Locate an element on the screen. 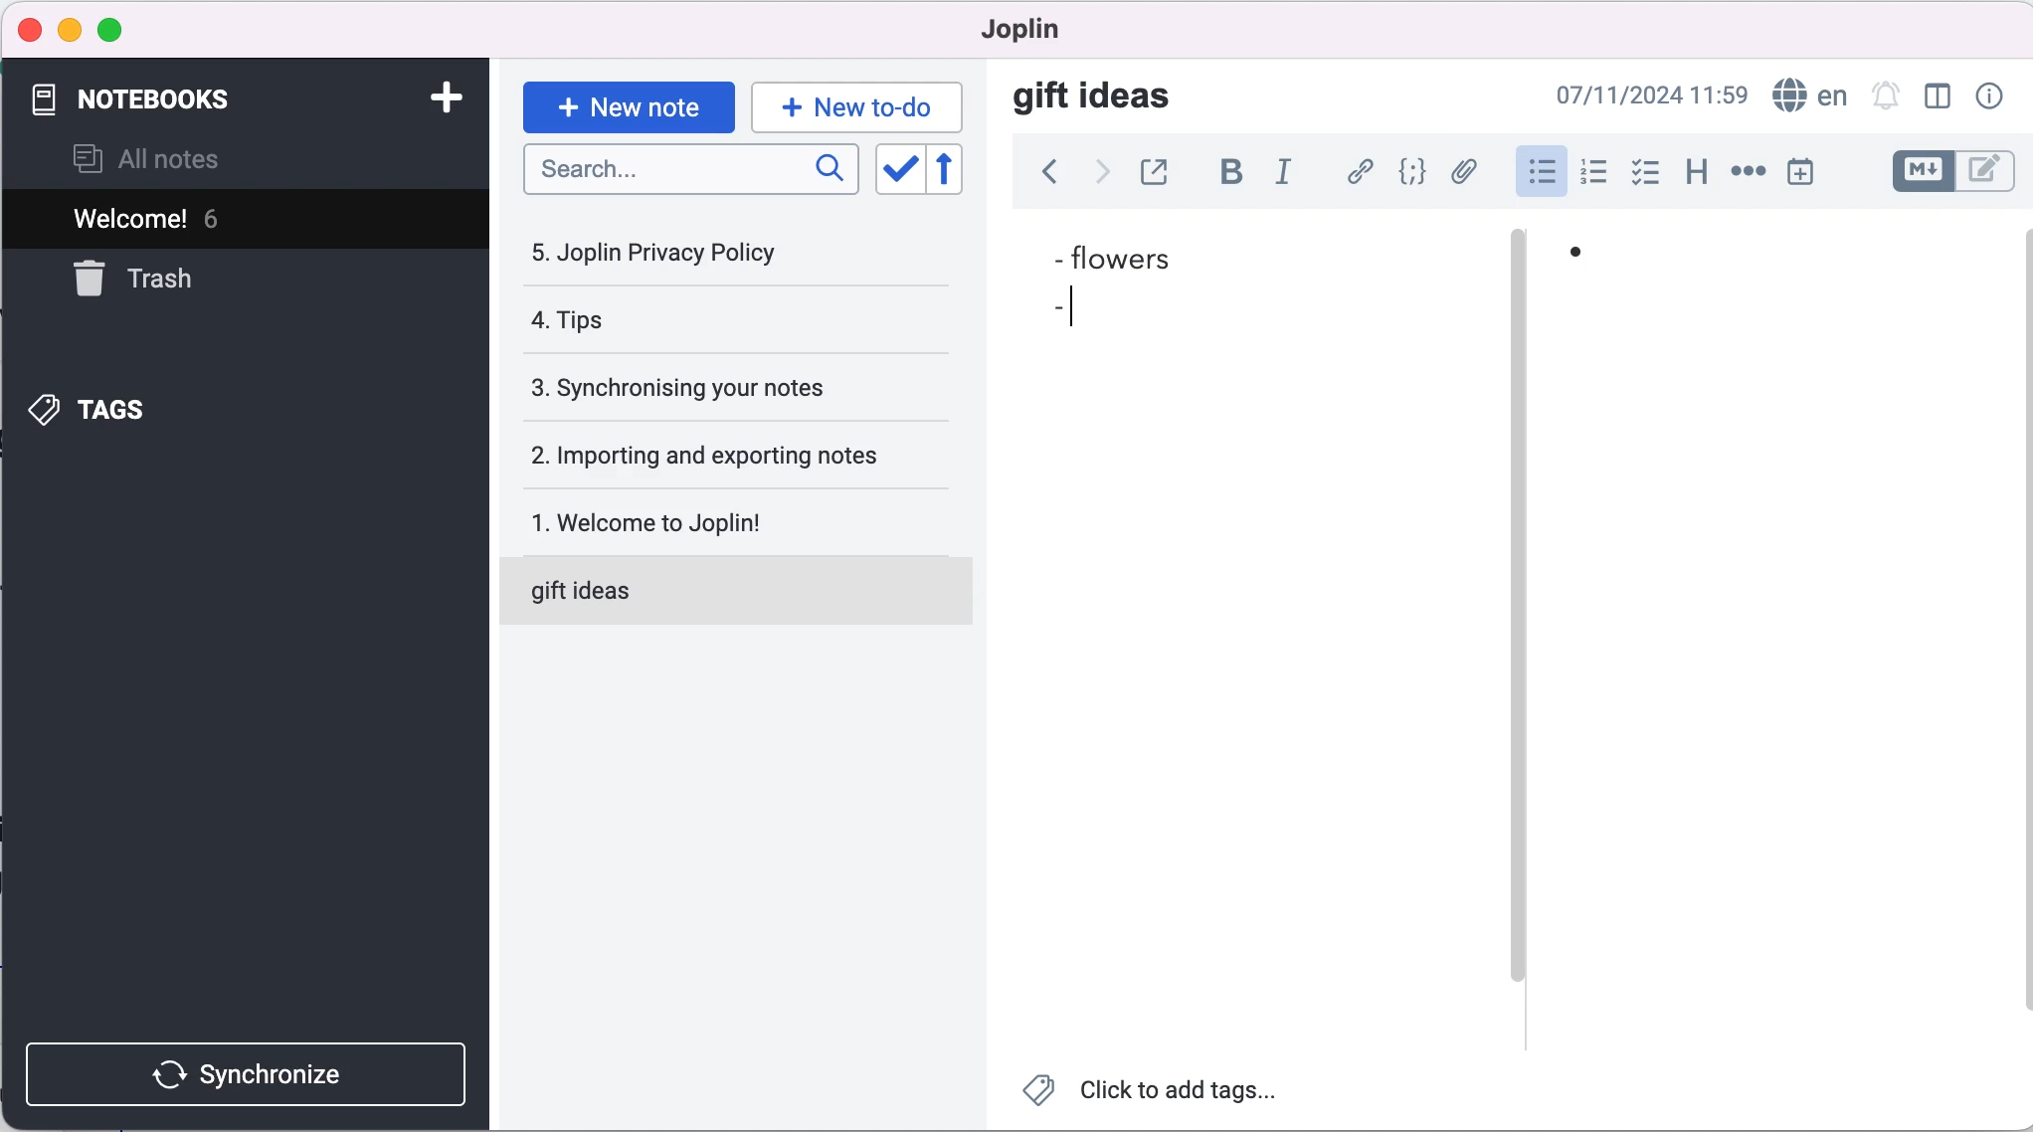  search bar is located at coordinates (687, 171).